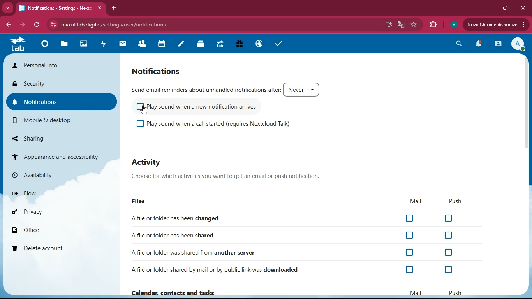  Describe the element at coordinates (203, 44) in the screenshot. I see `layers` at that location.